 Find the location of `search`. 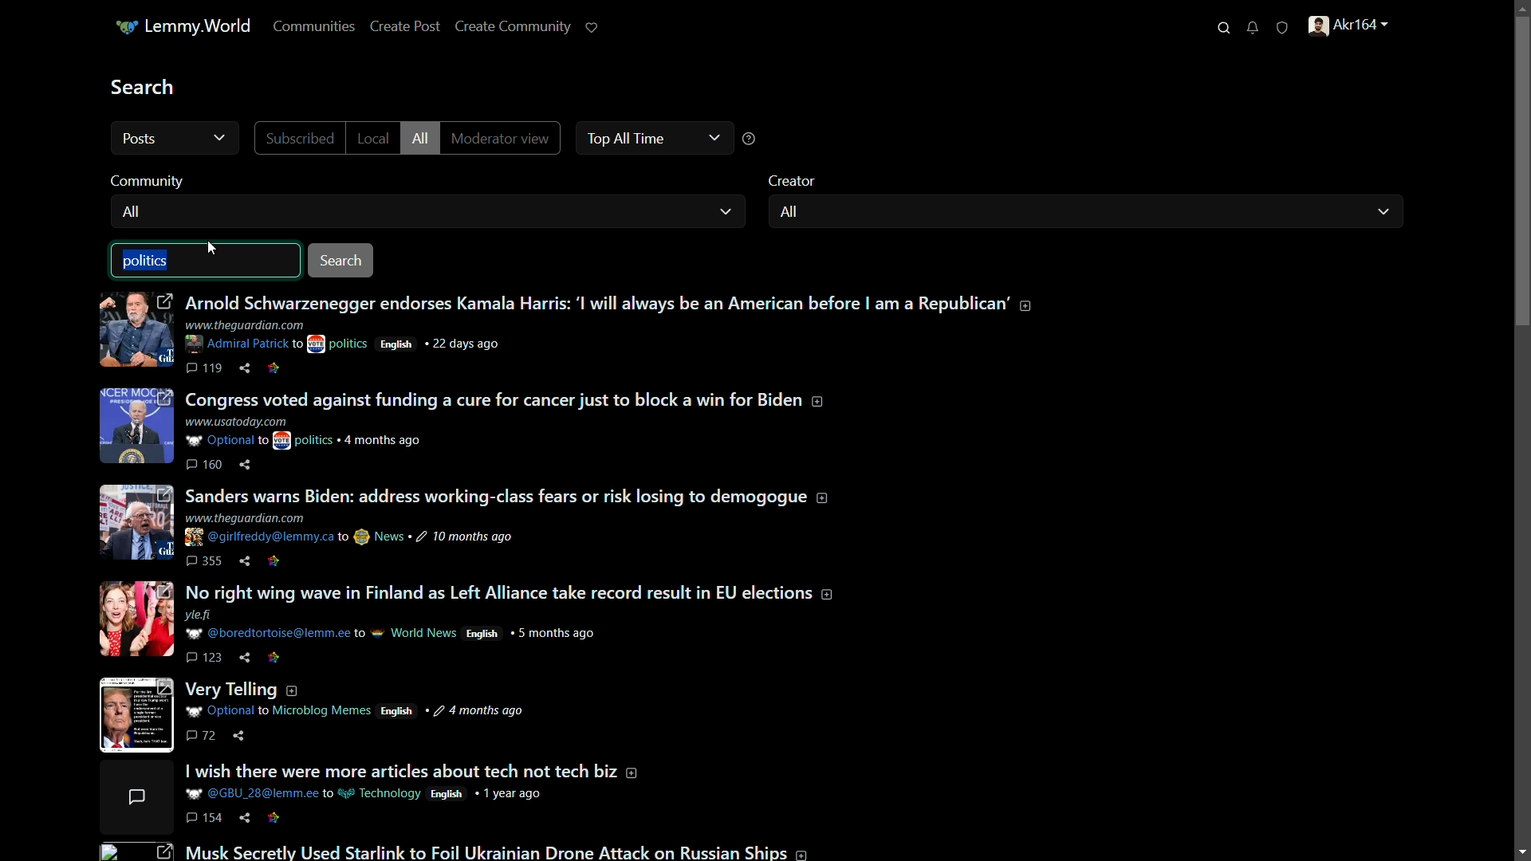

search is located at coordinates (344, 260).